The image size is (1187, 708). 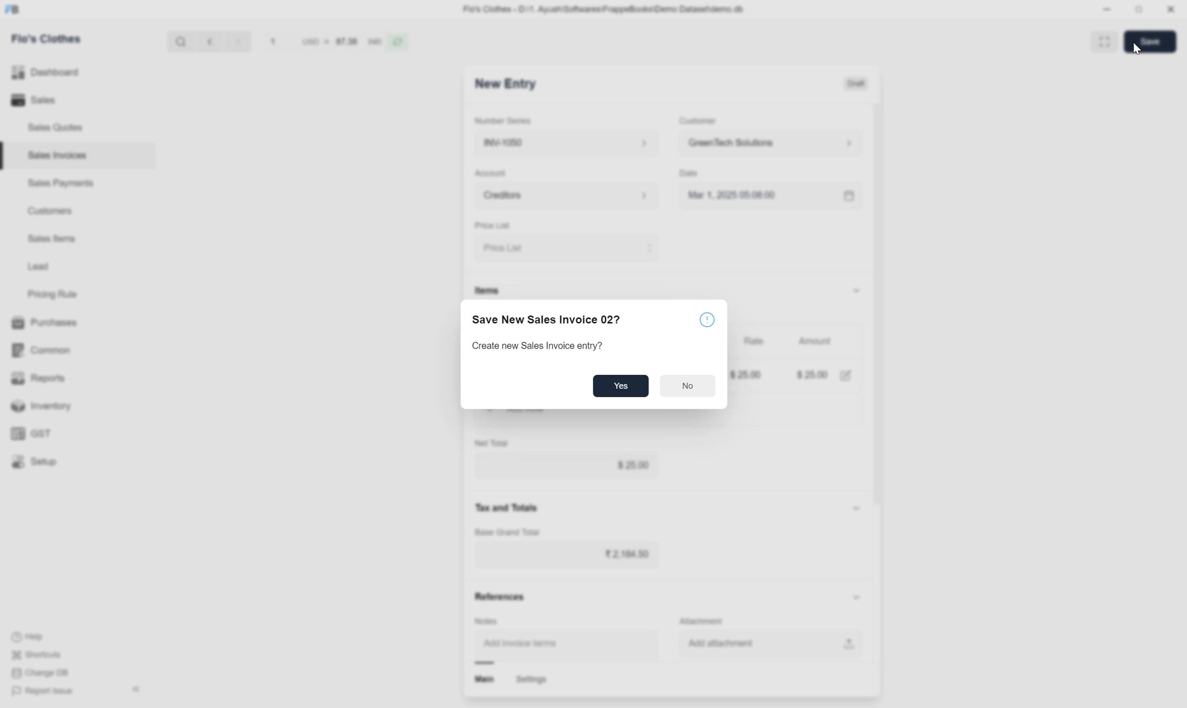 I want to click on Reports , so click(x=64, y=376).